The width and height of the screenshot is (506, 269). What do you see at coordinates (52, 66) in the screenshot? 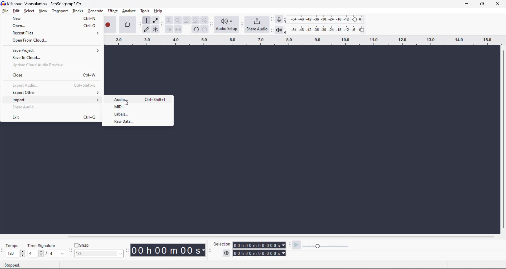
I see `update cloud audio preview` at bounding box center [52, 66].